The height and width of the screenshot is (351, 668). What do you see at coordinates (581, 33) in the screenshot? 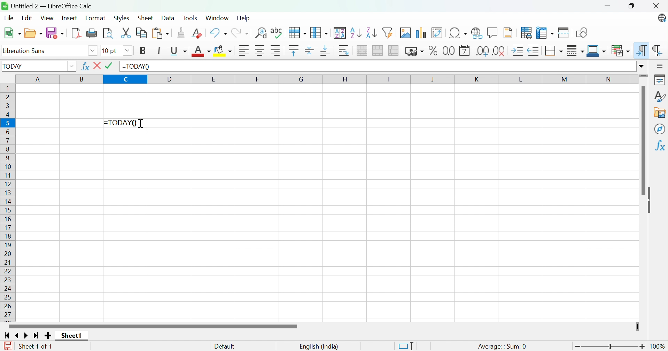
I see `Show draw functions` at bounding box center [581, 33].